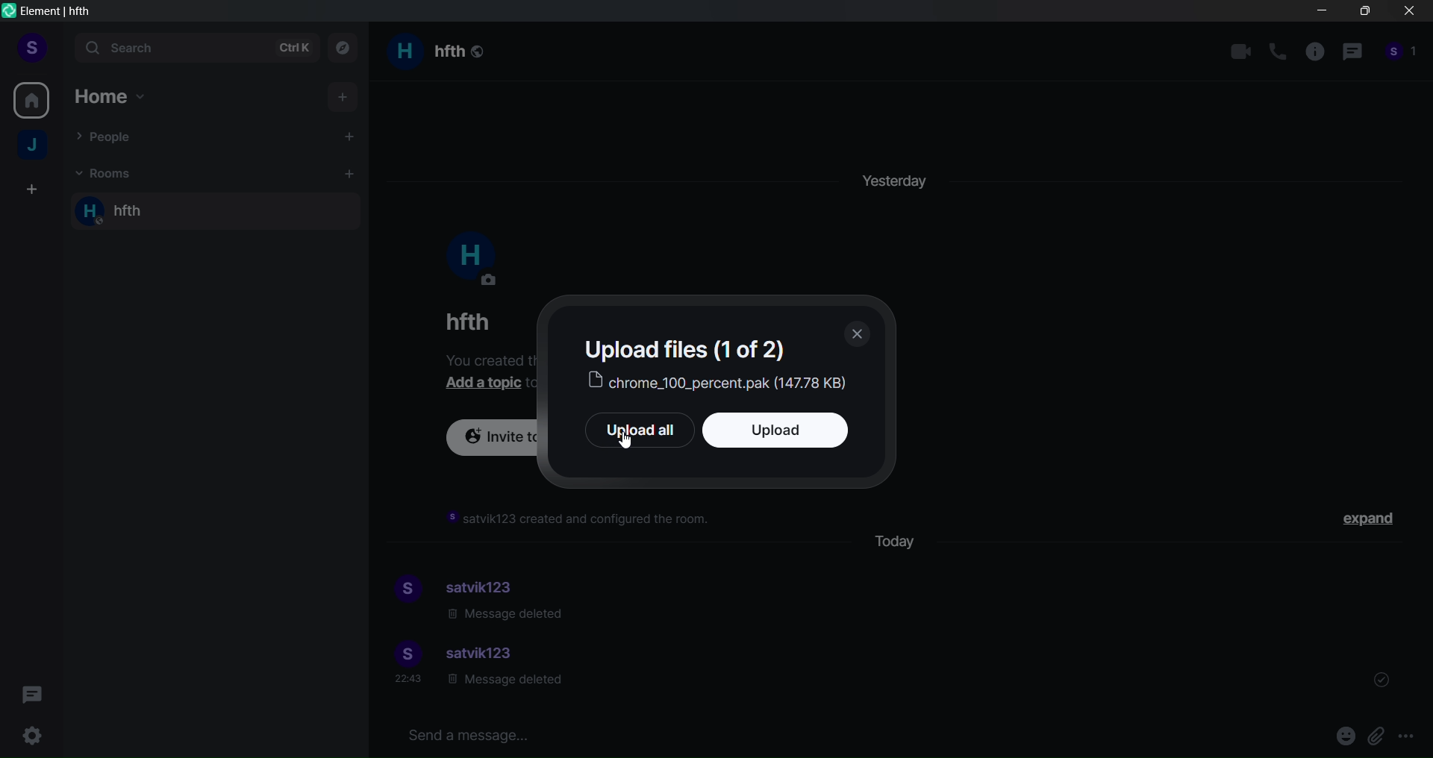  Describe the element at coordinates (346, 95) in the screenshot. I see `add` at that location.